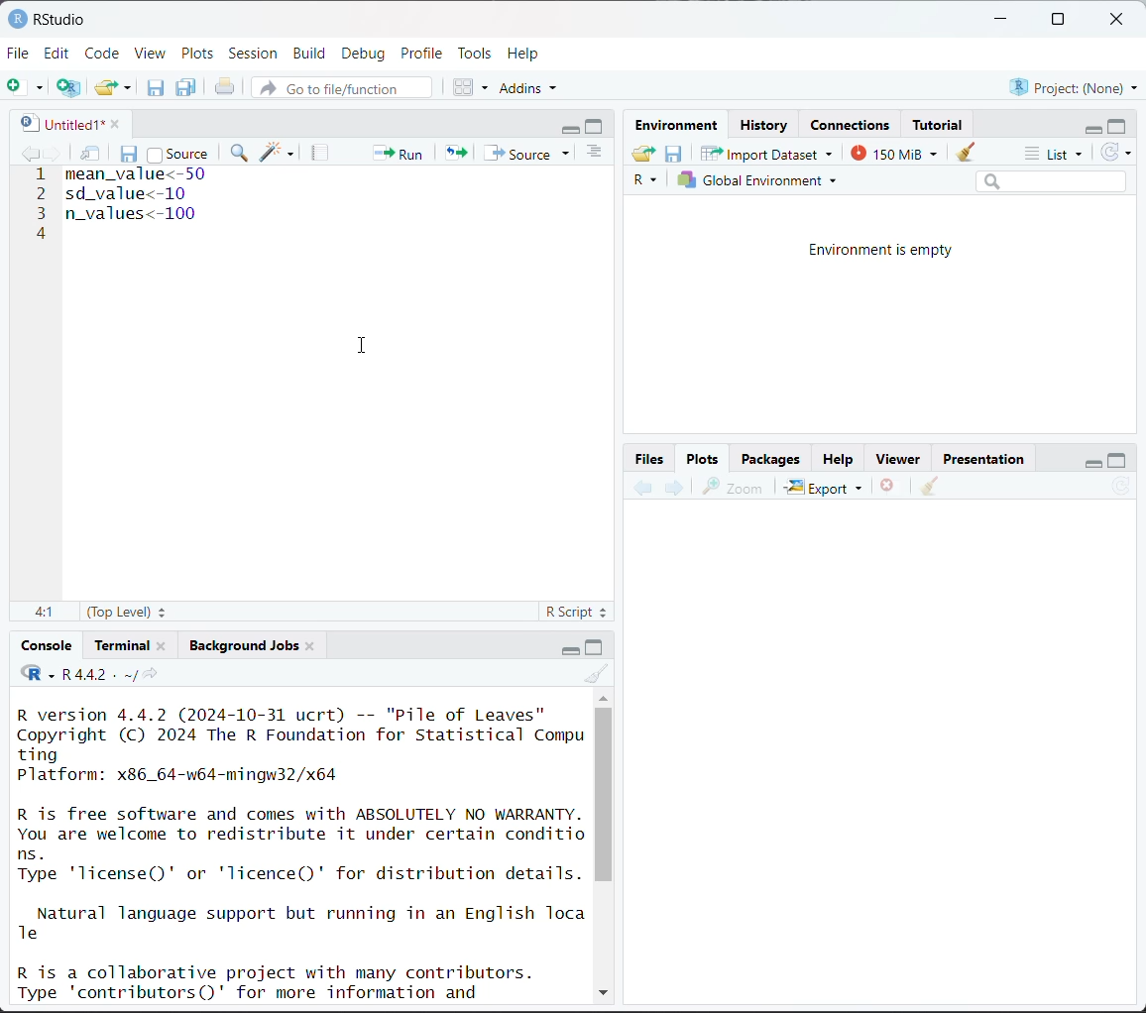 The image size is (1146, 1013). I want to click on list, so click(1057, 155).